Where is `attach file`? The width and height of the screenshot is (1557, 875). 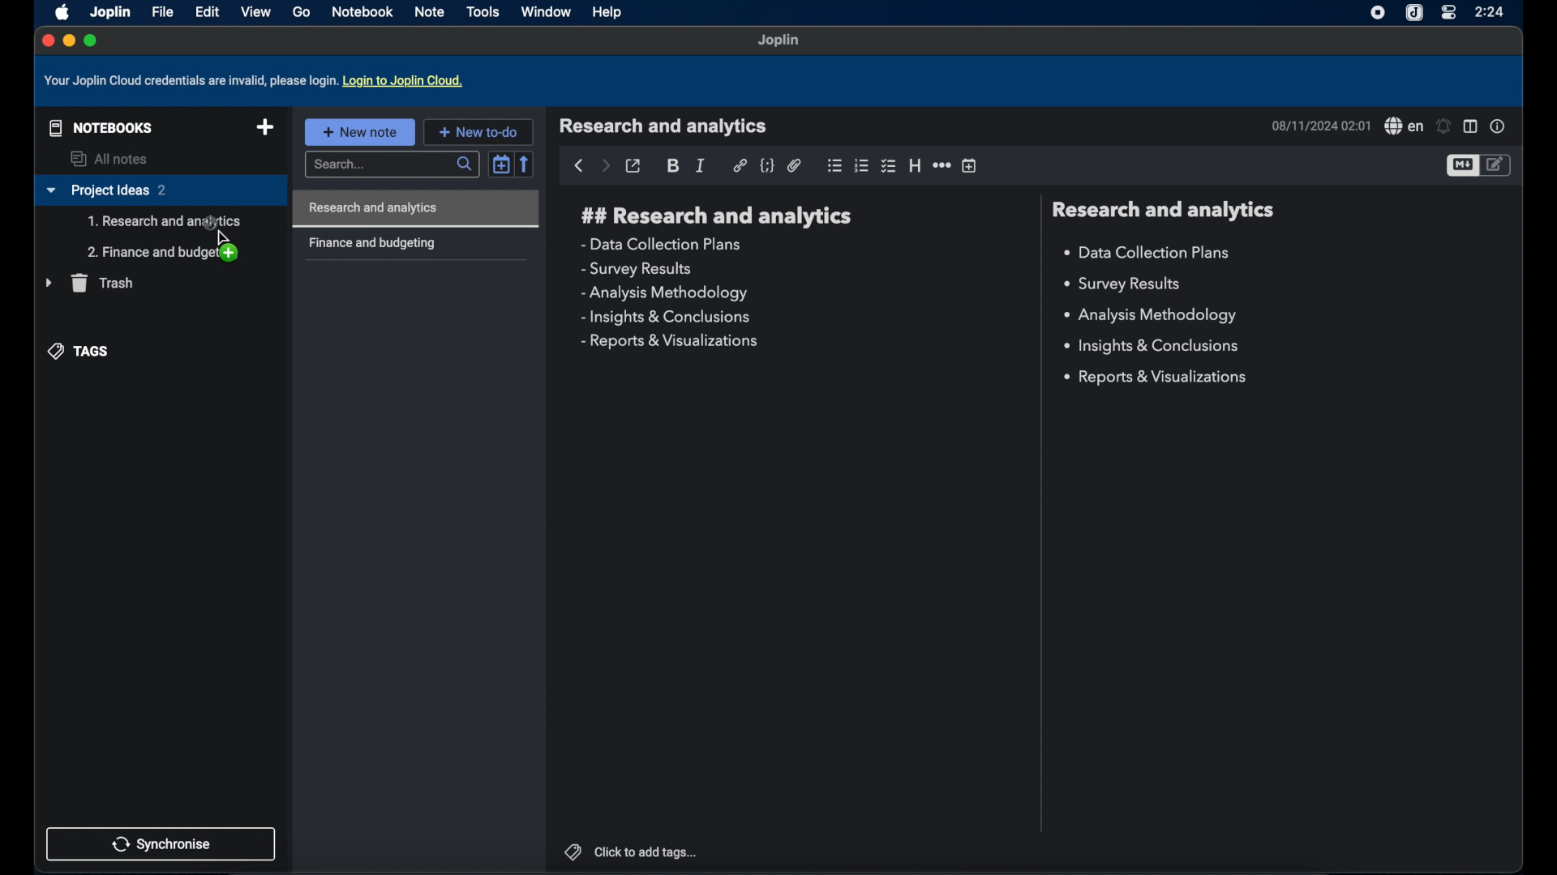 attach file is located at coordinates (795, 165).